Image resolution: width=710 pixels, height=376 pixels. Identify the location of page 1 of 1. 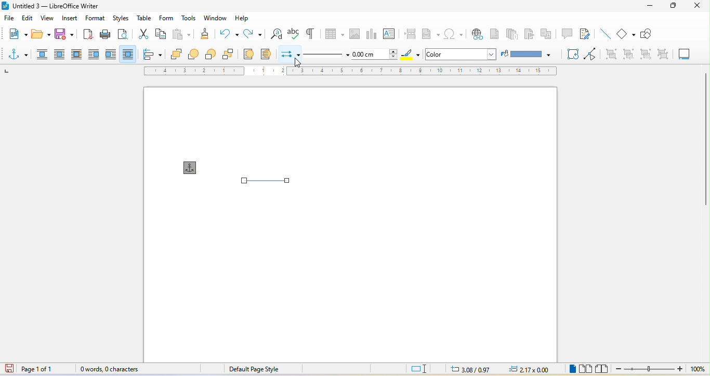
(46, 369).